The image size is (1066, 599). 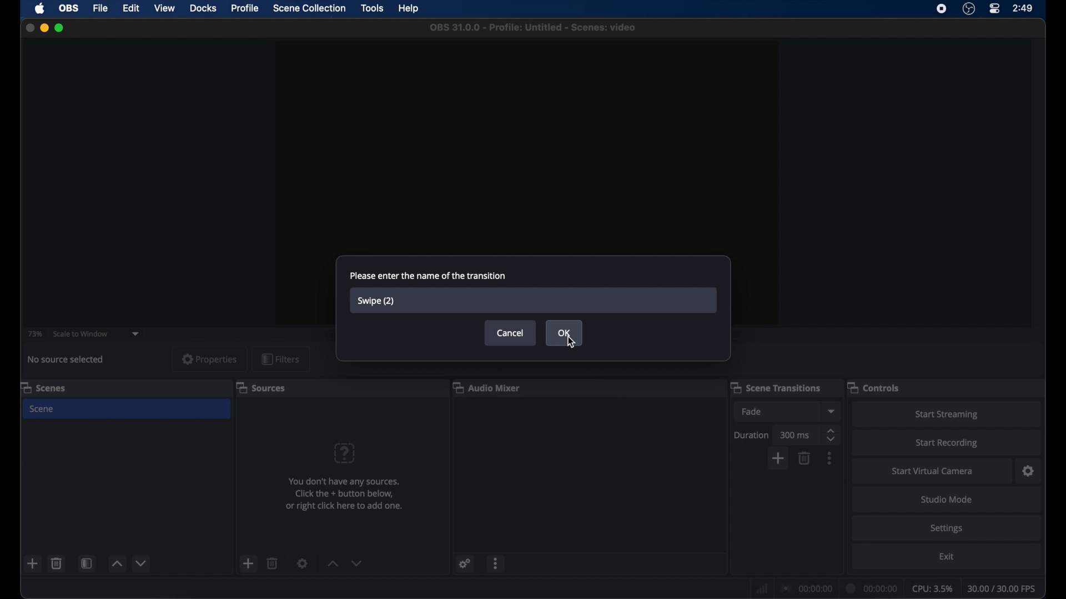 I want to click on add, so click(x=249, y=564).